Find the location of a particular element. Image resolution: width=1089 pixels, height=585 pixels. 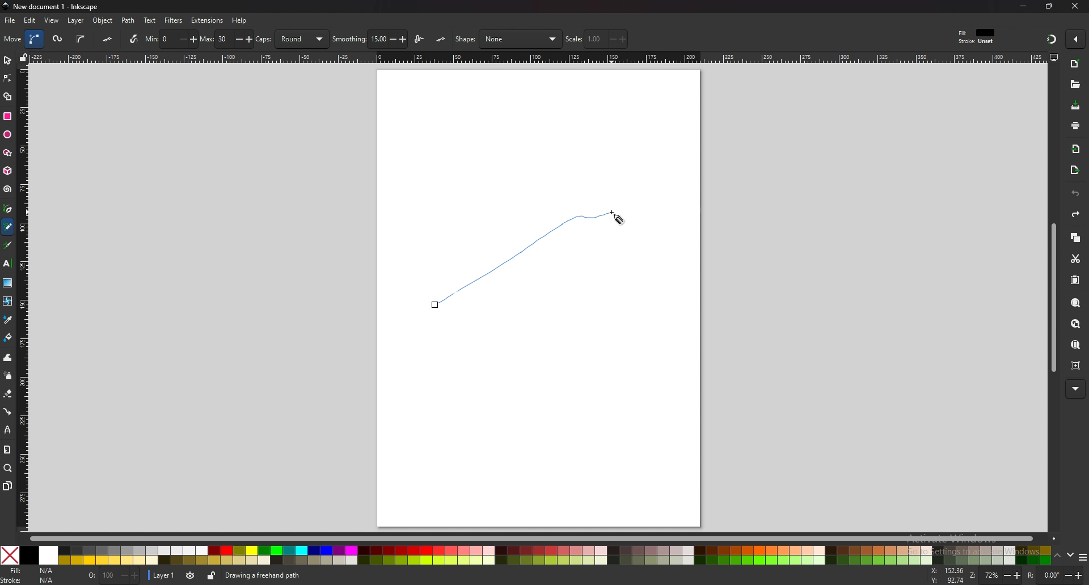

zoom selection is located at coordinates (1076, 303).